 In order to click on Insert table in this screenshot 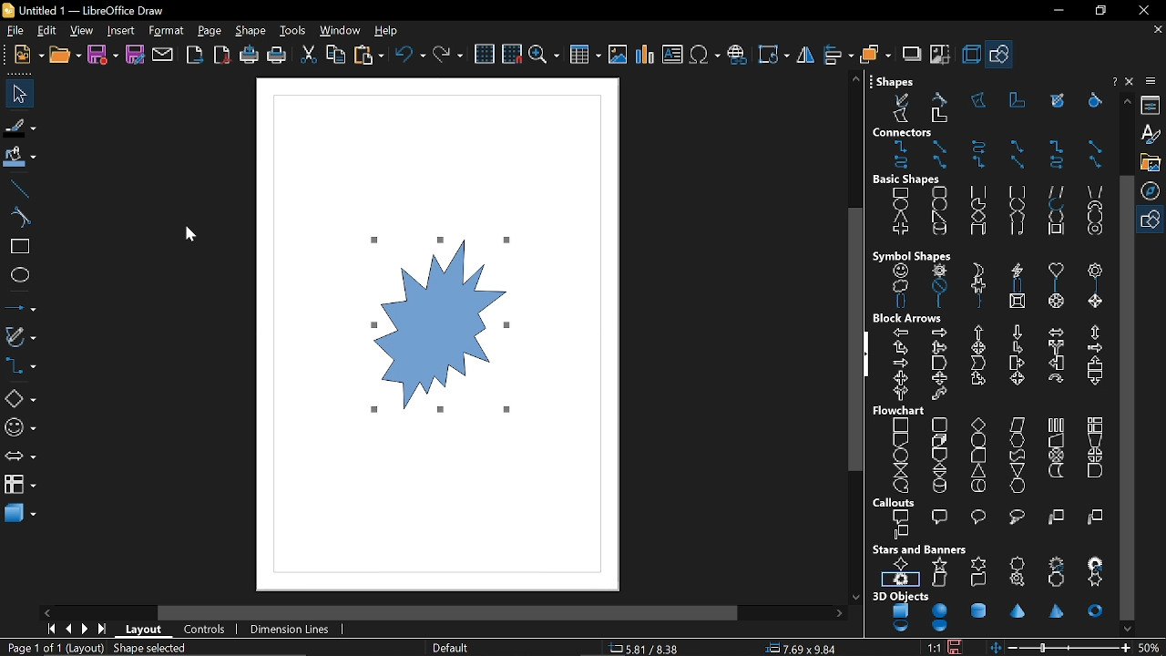, I will do `click(584, 56)`.